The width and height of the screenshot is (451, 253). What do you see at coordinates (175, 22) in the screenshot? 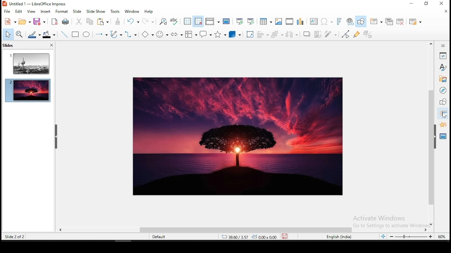
I see `spell check` at bounding box center [175, 22].